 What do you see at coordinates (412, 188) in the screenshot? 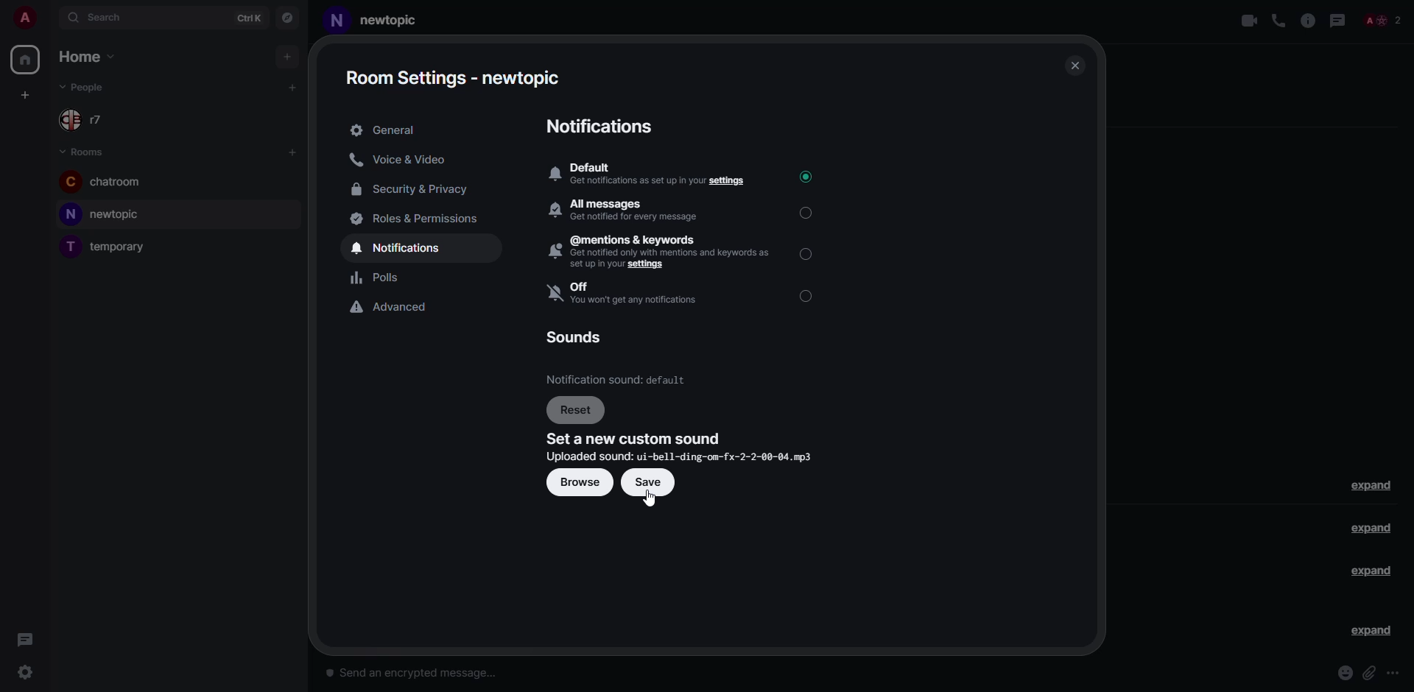
I see `security` at bounding box center [412, 188].